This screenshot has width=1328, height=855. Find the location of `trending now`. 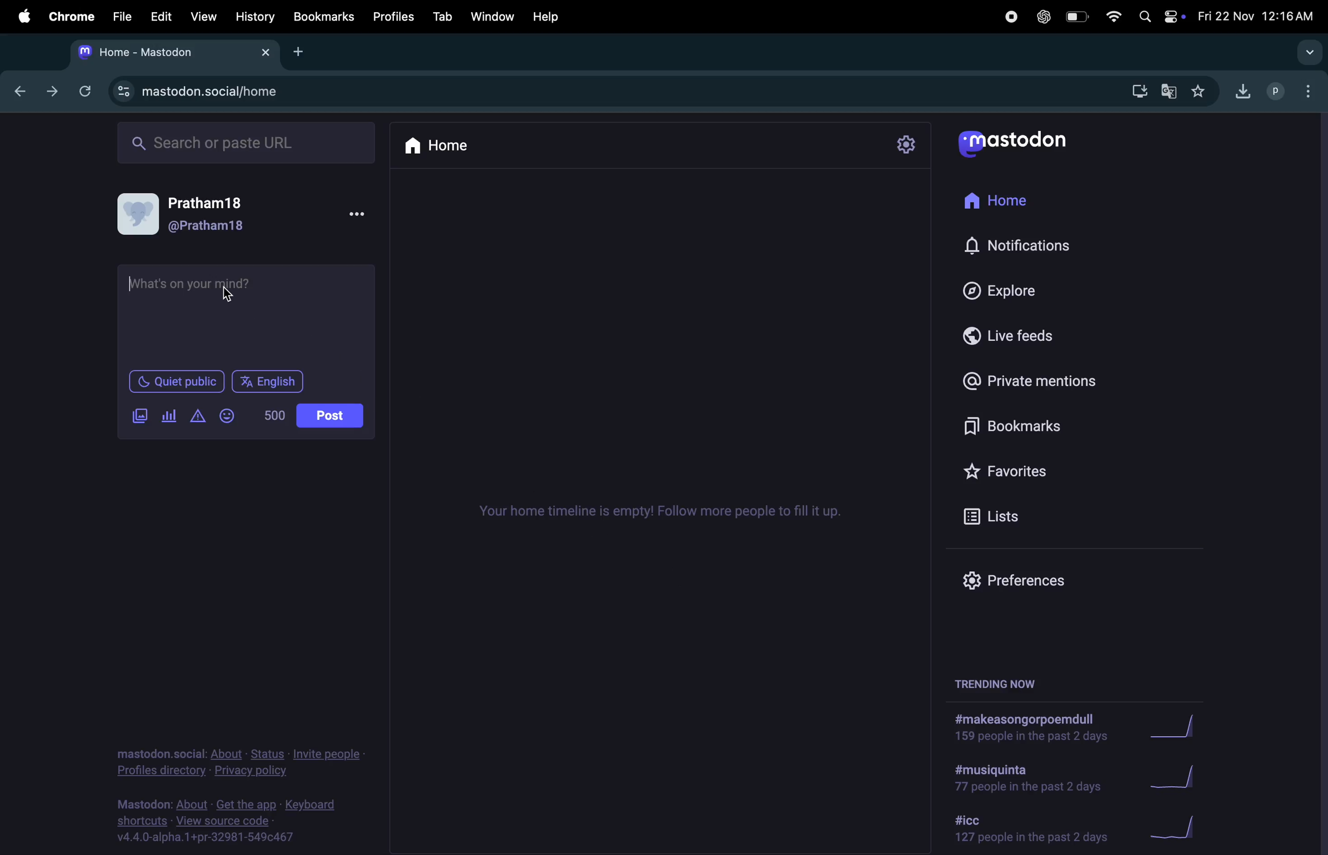

trending now is located at coordinates (998, 686).